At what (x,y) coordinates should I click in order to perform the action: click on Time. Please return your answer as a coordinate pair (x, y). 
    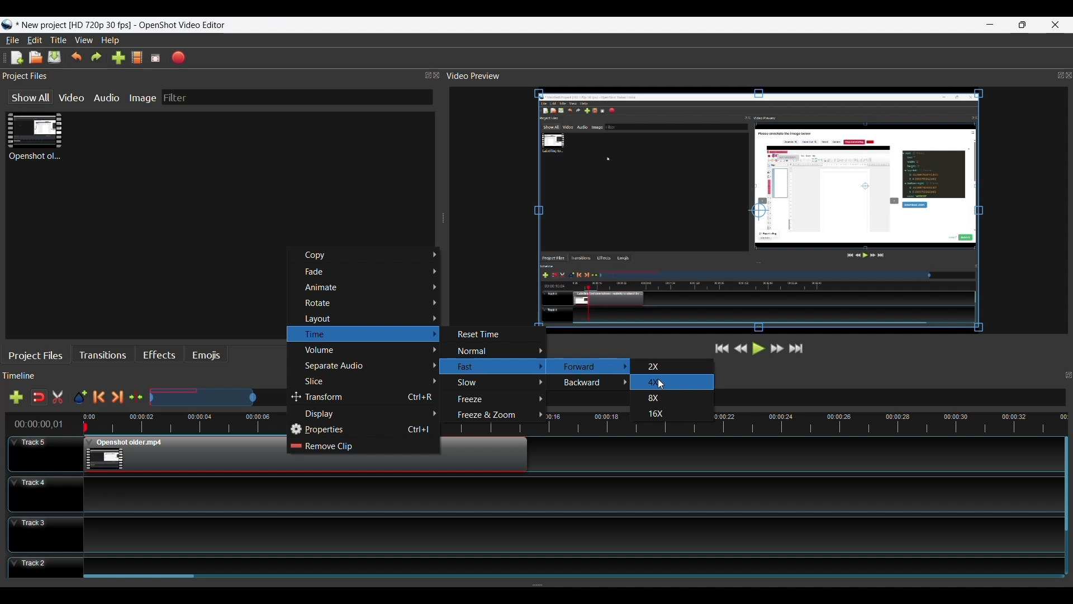
    Looking at the image, I should click on (362, 334).